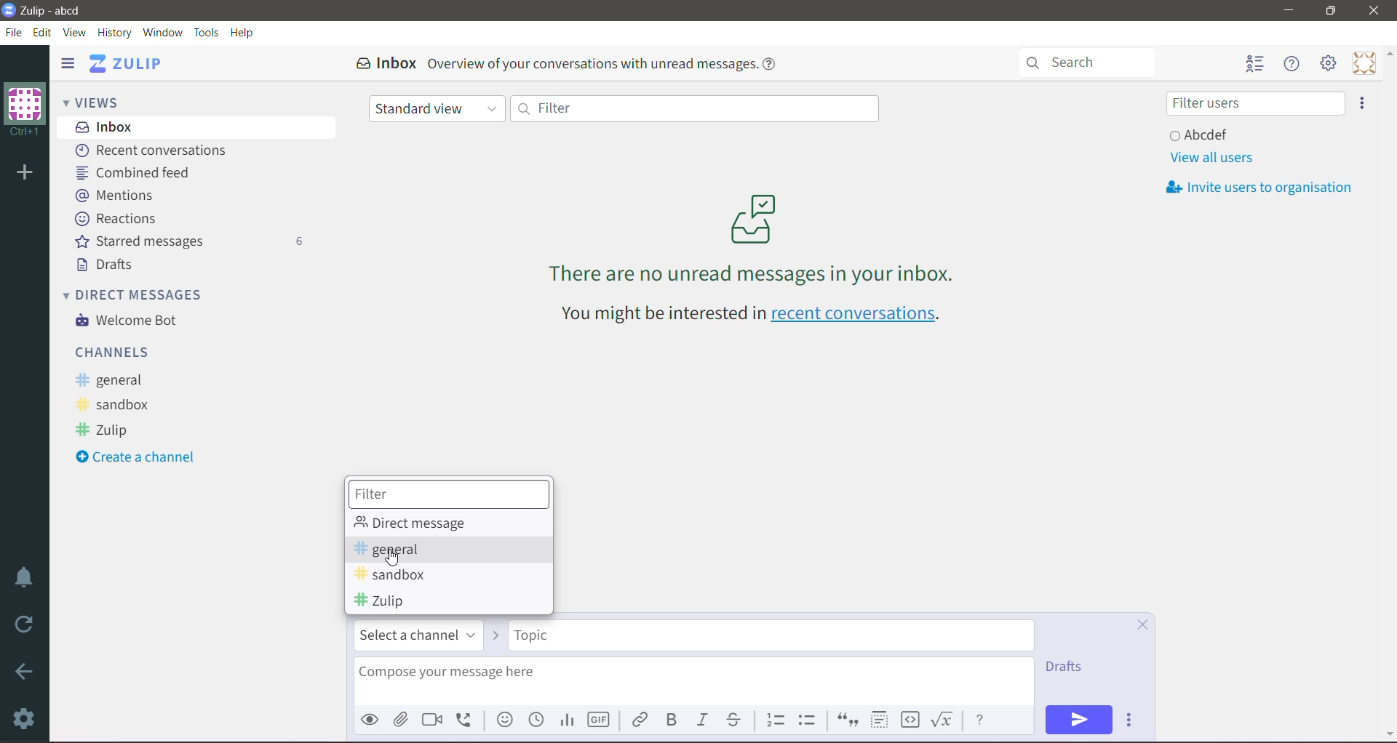 The width and height of the screenshot is (1397, 743). Describe the element at coordinates (119, 406) in the screenshot. I see `sandbox` at that location.